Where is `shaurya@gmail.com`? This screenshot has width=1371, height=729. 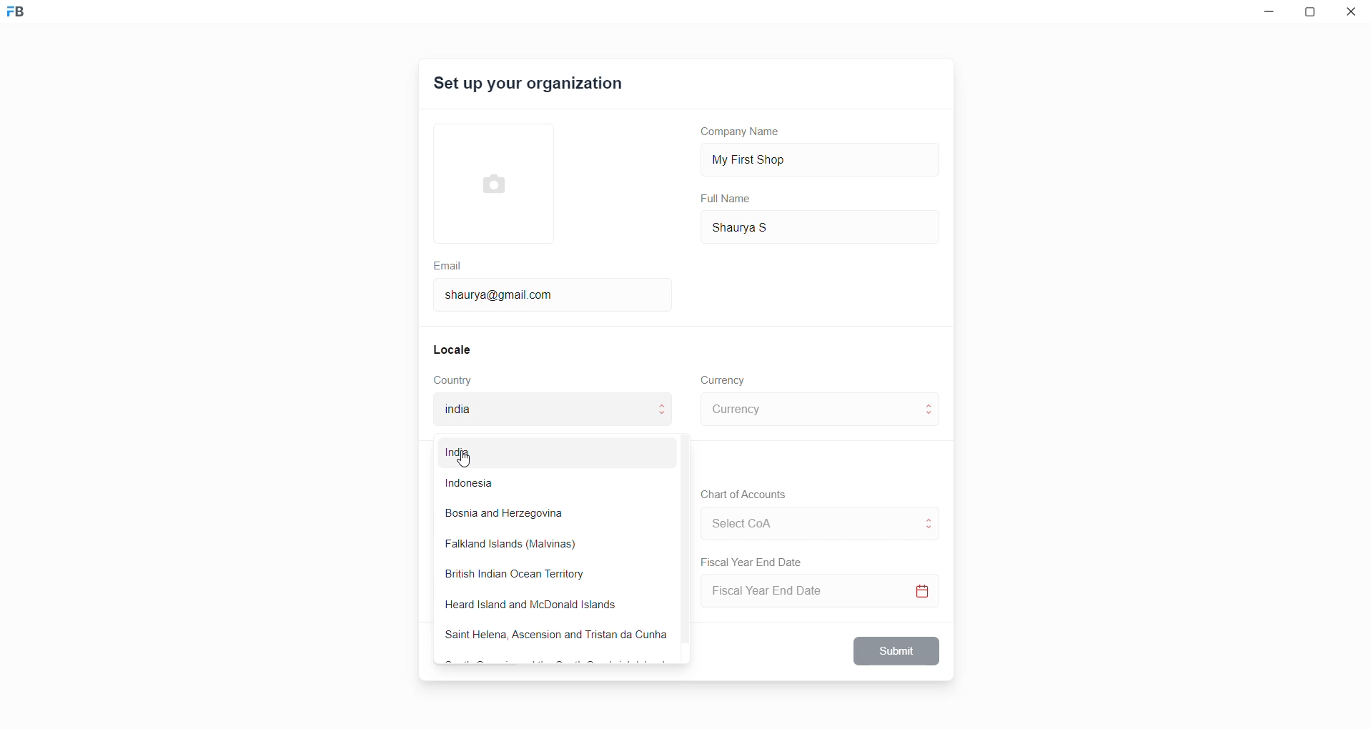 shaurya@gmail.com is located at coordinates (504, 293).